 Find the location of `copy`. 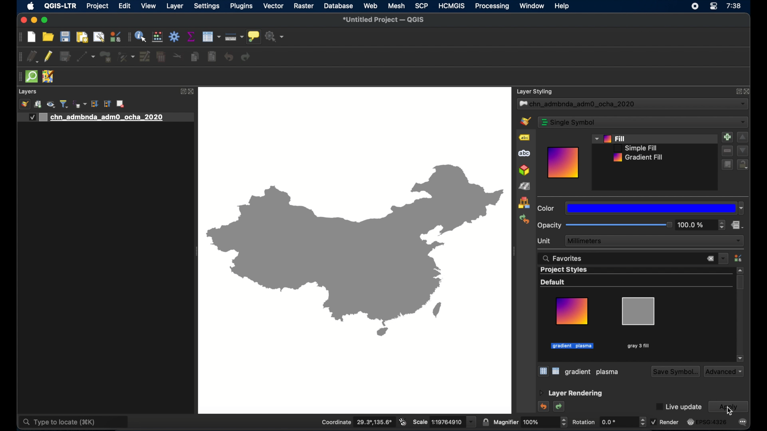

copy is located at coordinates (195, 57).